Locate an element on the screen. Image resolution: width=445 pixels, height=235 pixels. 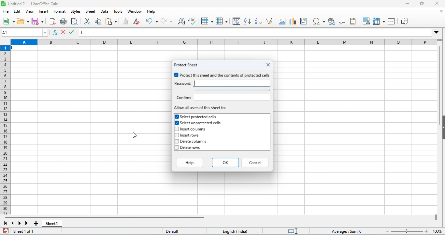
save is located at coordinates (38, 21).